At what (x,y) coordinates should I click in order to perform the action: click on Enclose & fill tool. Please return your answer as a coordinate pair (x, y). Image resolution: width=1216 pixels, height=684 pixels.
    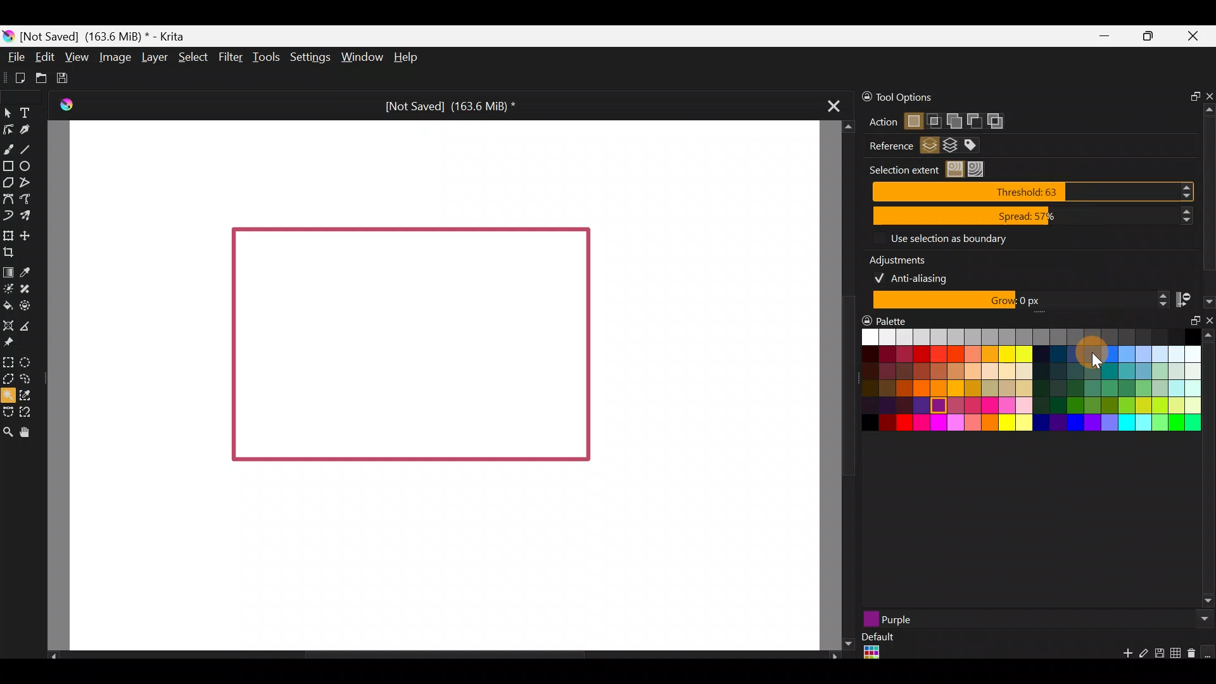
    Looking at the image, I should click on (30, 306).